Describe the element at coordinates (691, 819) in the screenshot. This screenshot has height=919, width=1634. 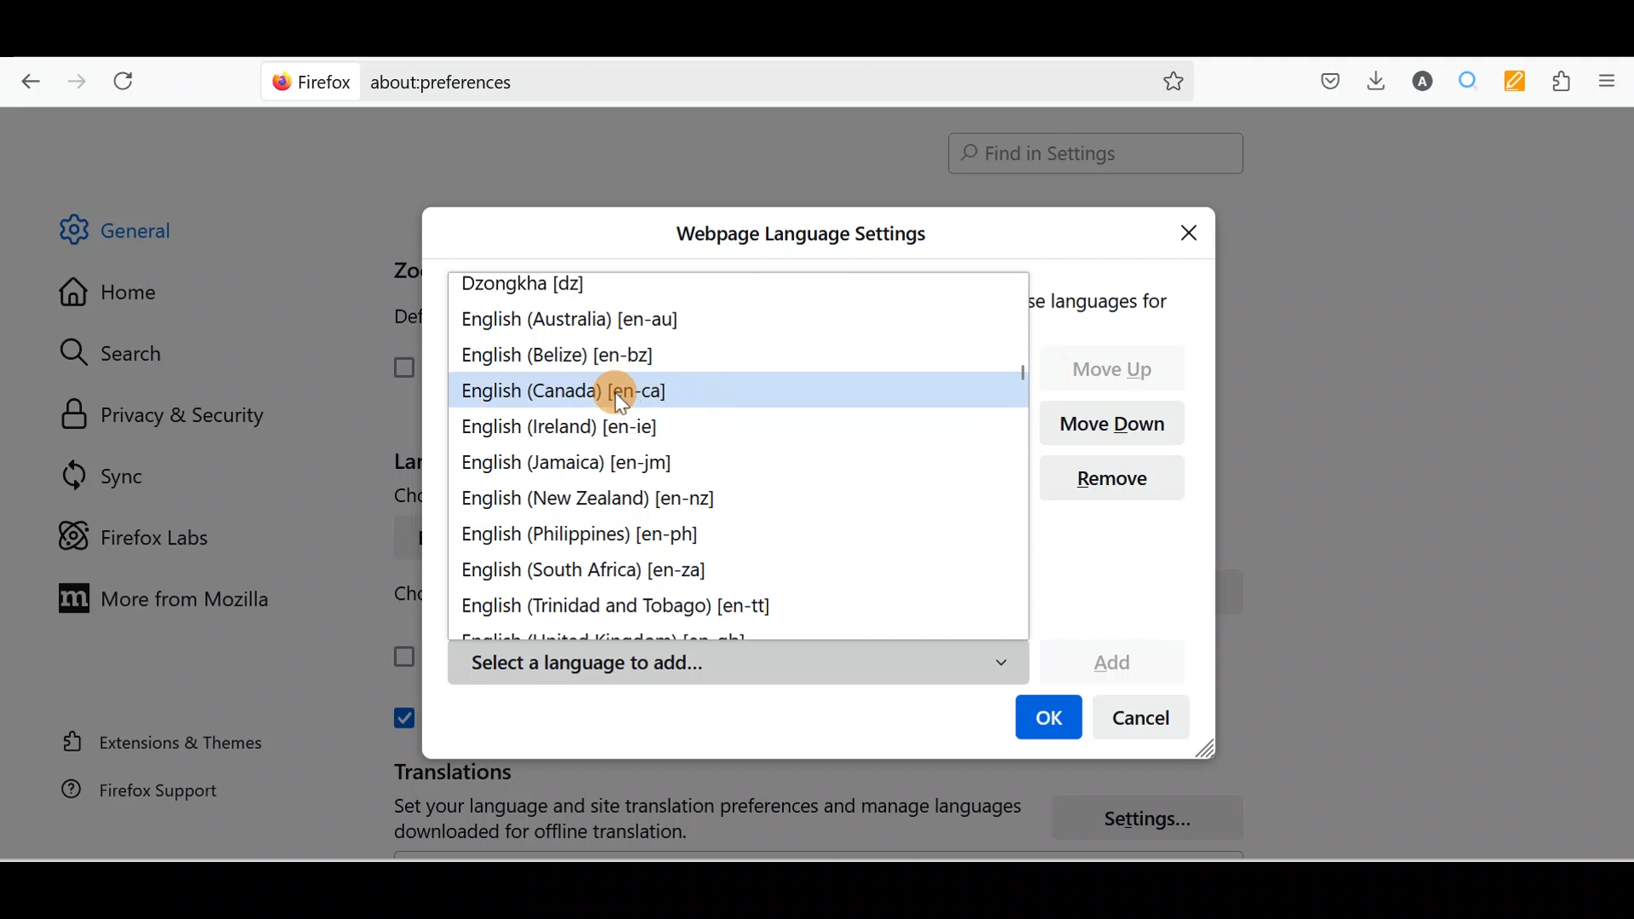
I see `Set your language and site translation preferences and manage language download for offline translation.` at that location.